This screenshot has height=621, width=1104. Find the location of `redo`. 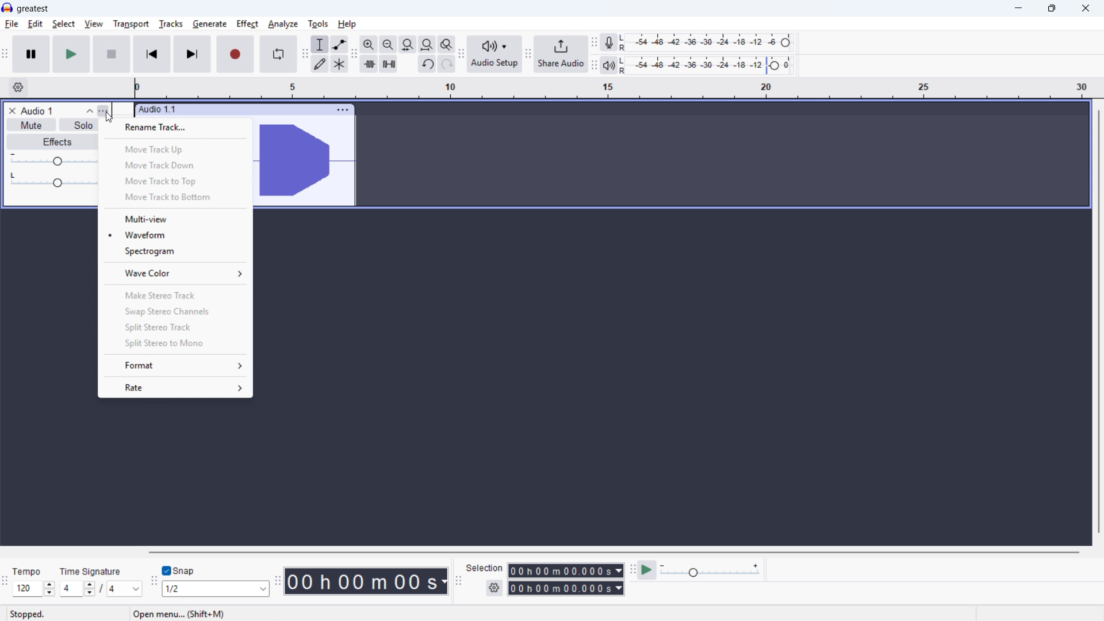

redo is located at coordinates (446, 64).